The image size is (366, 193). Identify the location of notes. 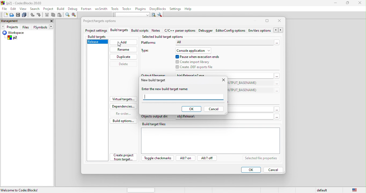
(156, 30).